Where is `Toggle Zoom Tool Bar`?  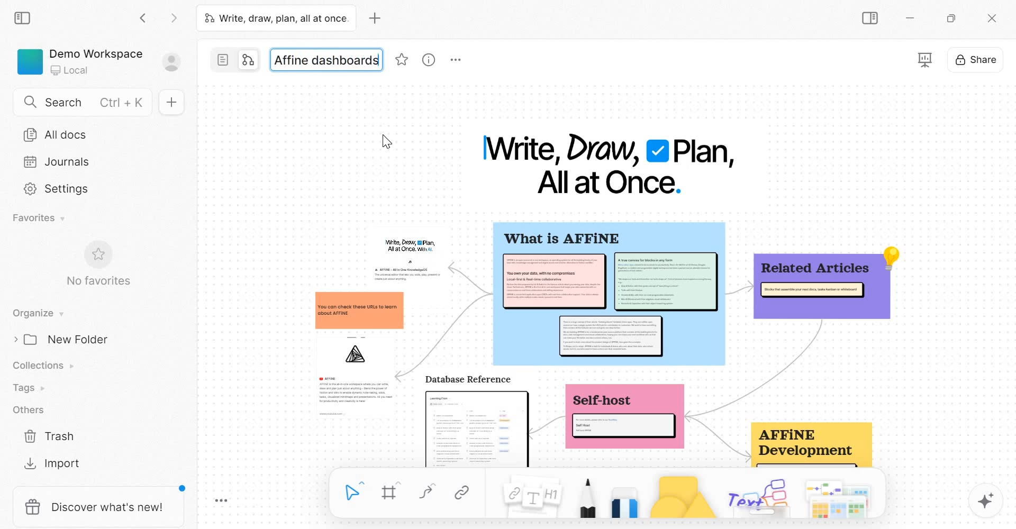 Toggle Zoom Tool Bar is located at coordinates (220, 500).